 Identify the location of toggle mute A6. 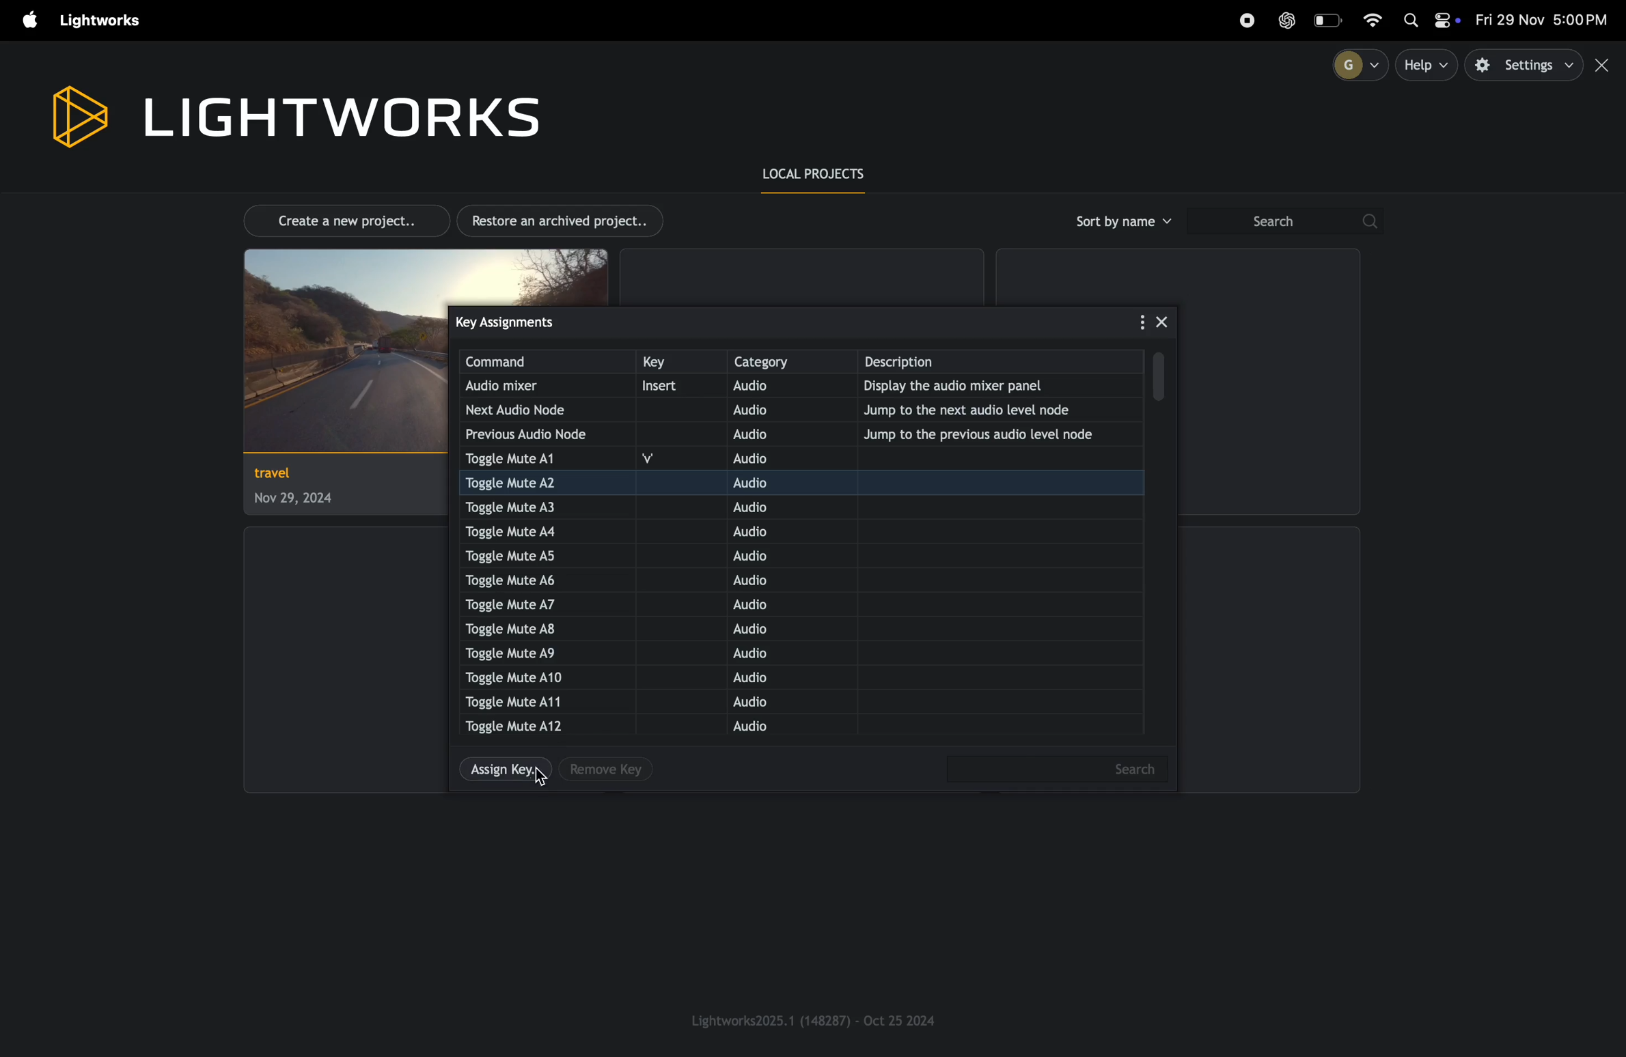
(528, 580).